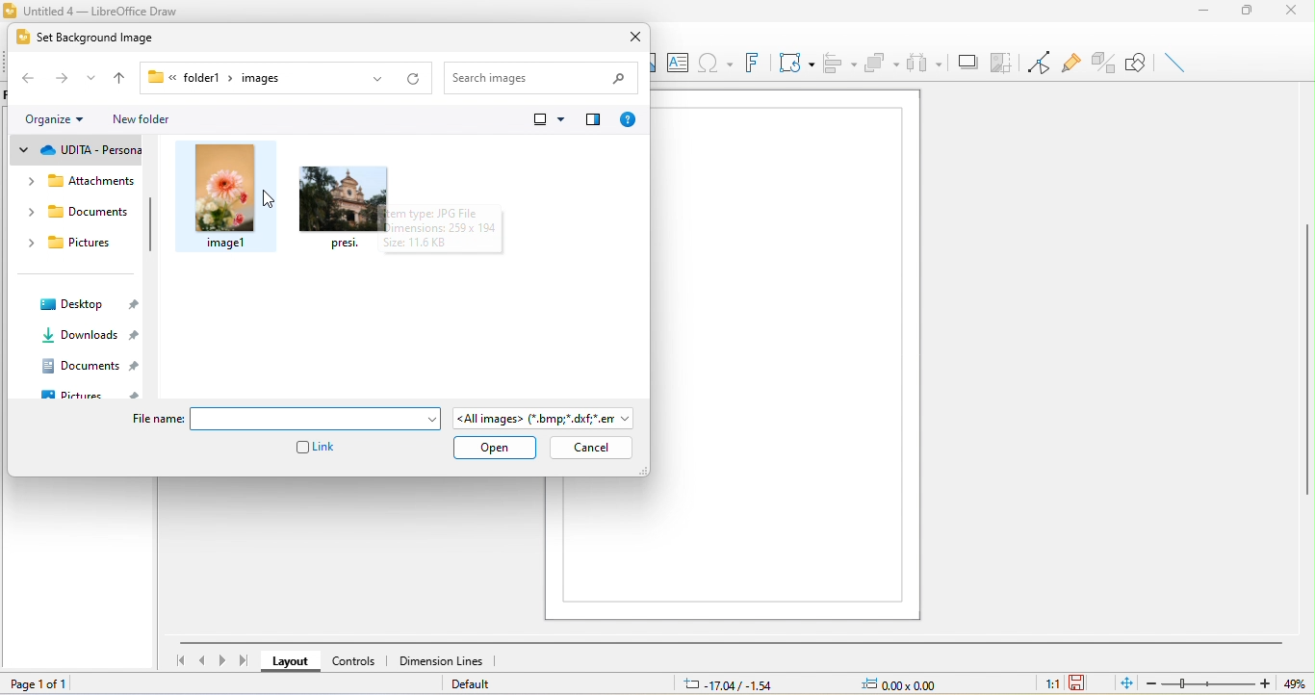 The width and height of the screenshot is (1315, 695). I want to click on toggle extrusion, so click(1103, 62).